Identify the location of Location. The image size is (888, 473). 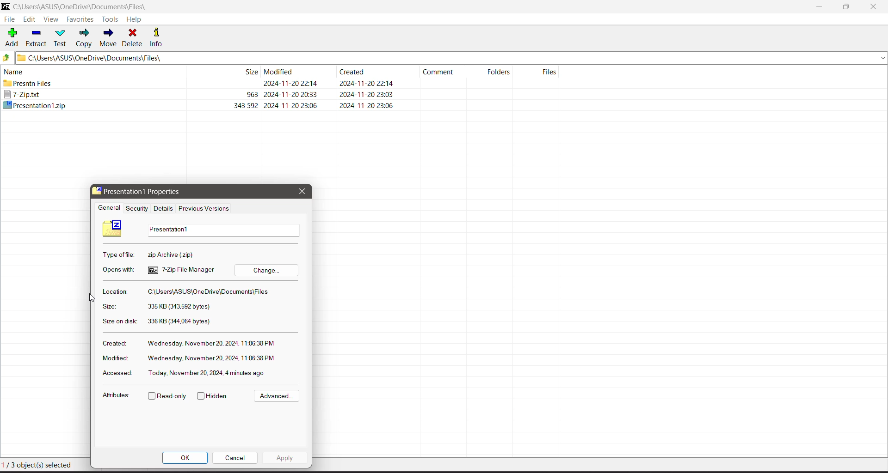
(120, 292).